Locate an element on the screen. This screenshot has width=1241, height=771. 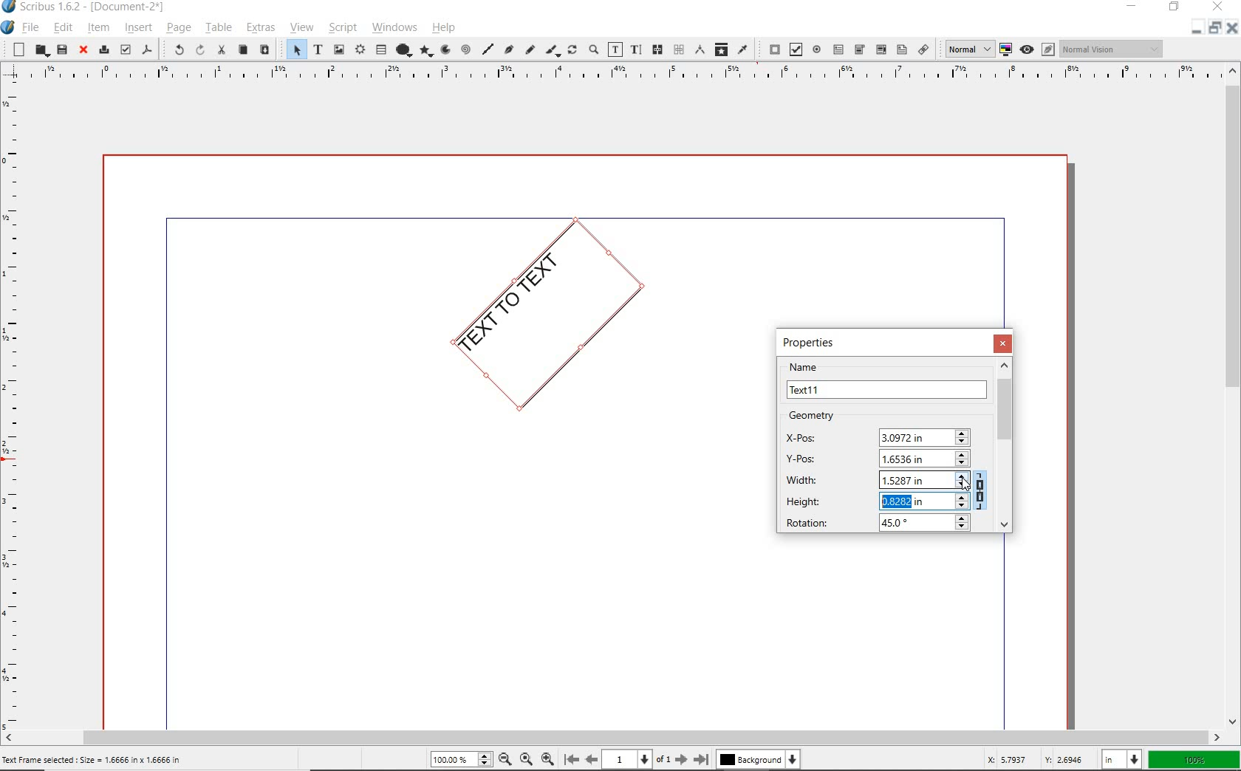
insert is located at coordinates (137, 27).